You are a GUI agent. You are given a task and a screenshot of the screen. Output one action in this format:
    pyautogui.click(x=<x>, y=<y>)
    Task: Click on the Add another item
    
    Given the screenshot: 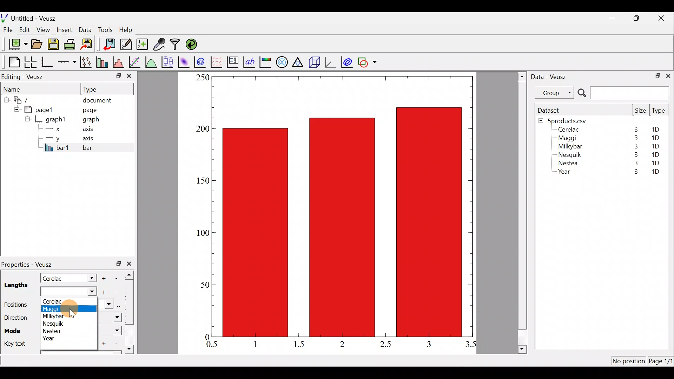 What is the action you would take?
    pyautogui.click(x=105, y=277)
    